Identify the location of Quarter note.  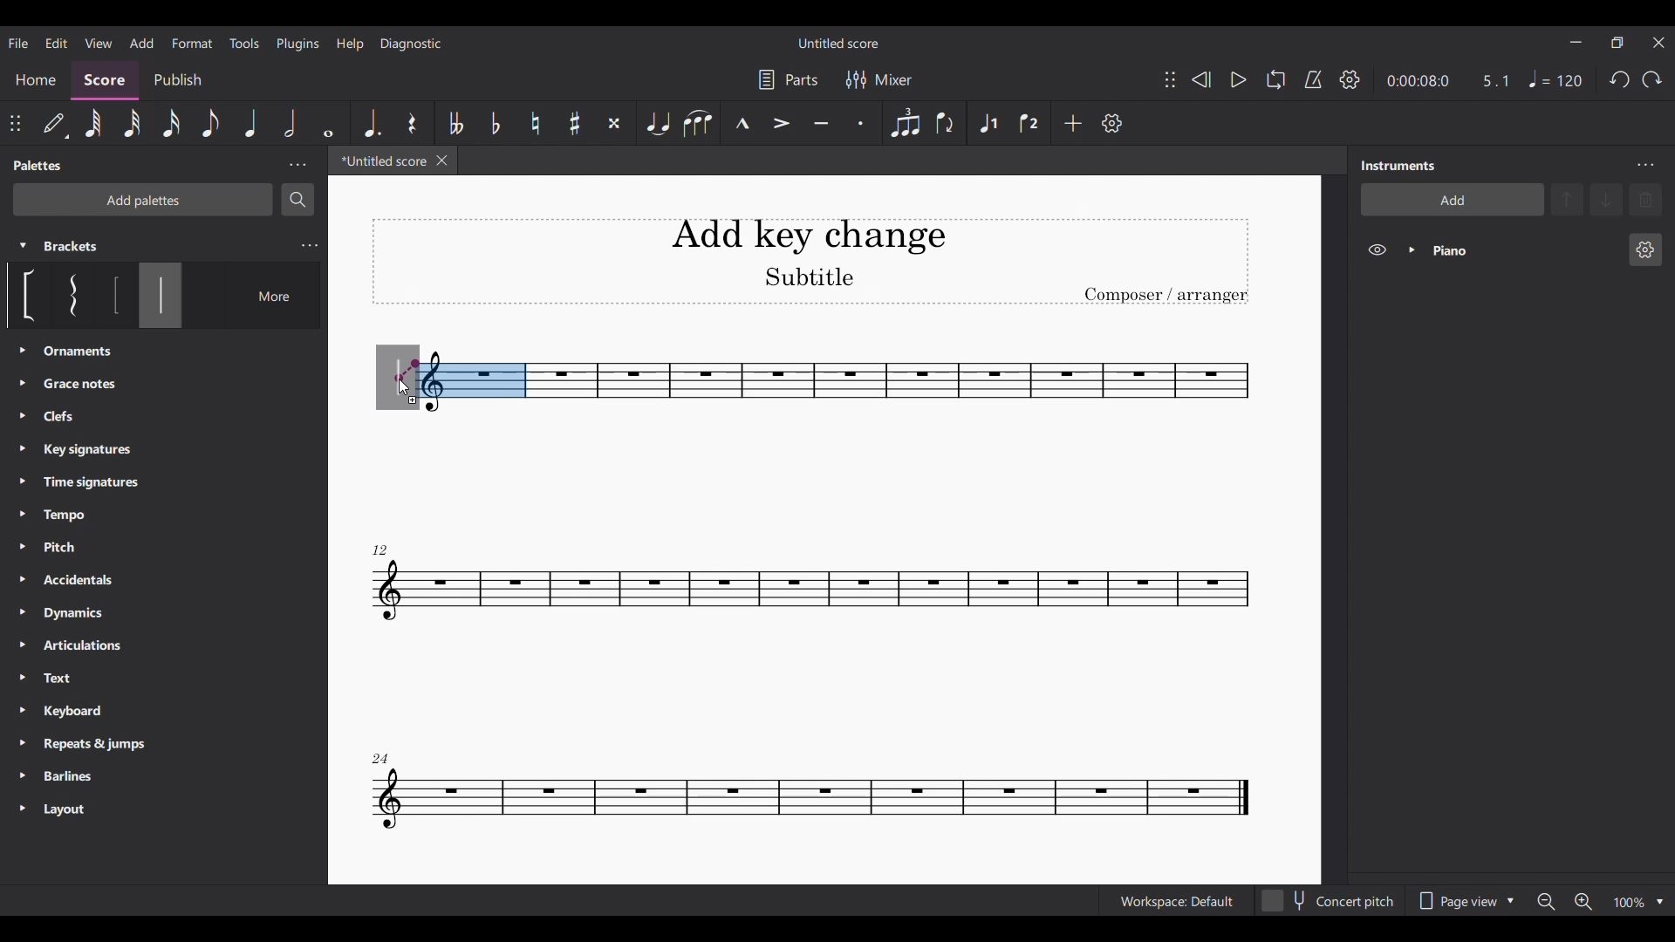
(253, 124).